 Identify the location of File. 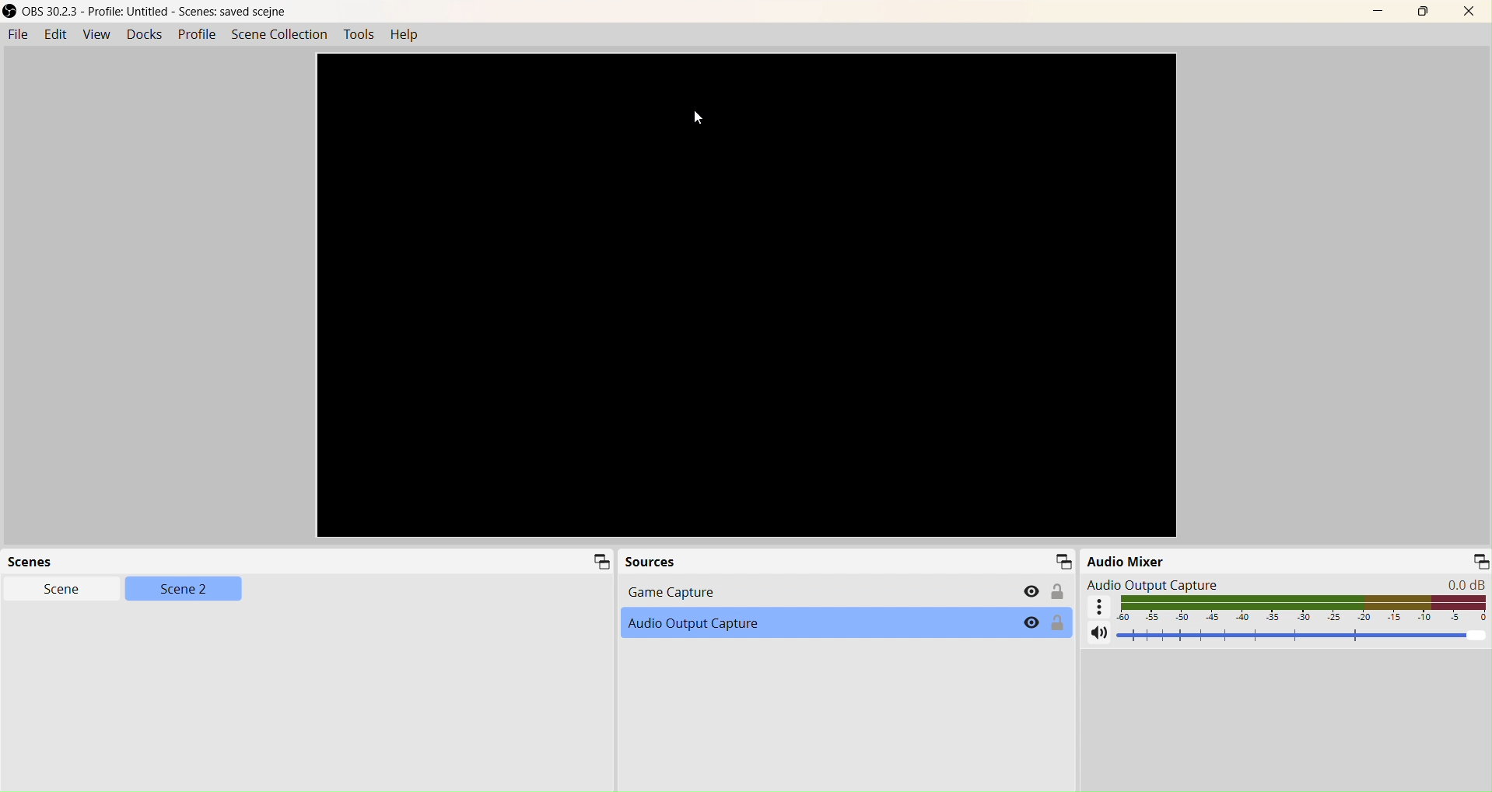
(19, 36).